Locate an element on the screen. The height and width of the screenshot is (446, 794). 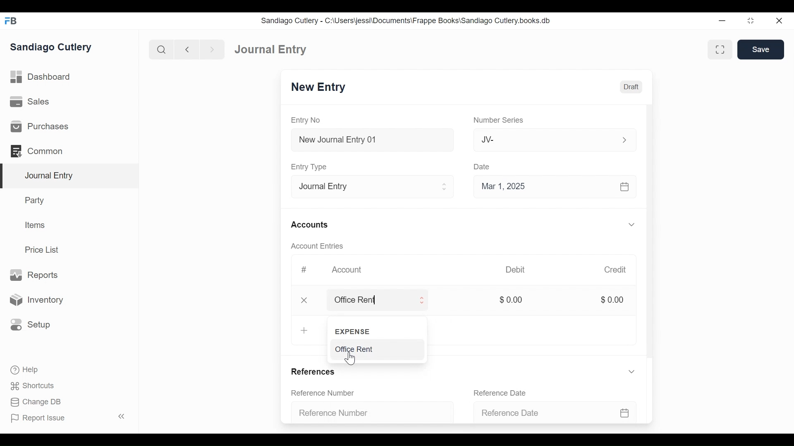
$0.00 is located at coordinates (612, 300).